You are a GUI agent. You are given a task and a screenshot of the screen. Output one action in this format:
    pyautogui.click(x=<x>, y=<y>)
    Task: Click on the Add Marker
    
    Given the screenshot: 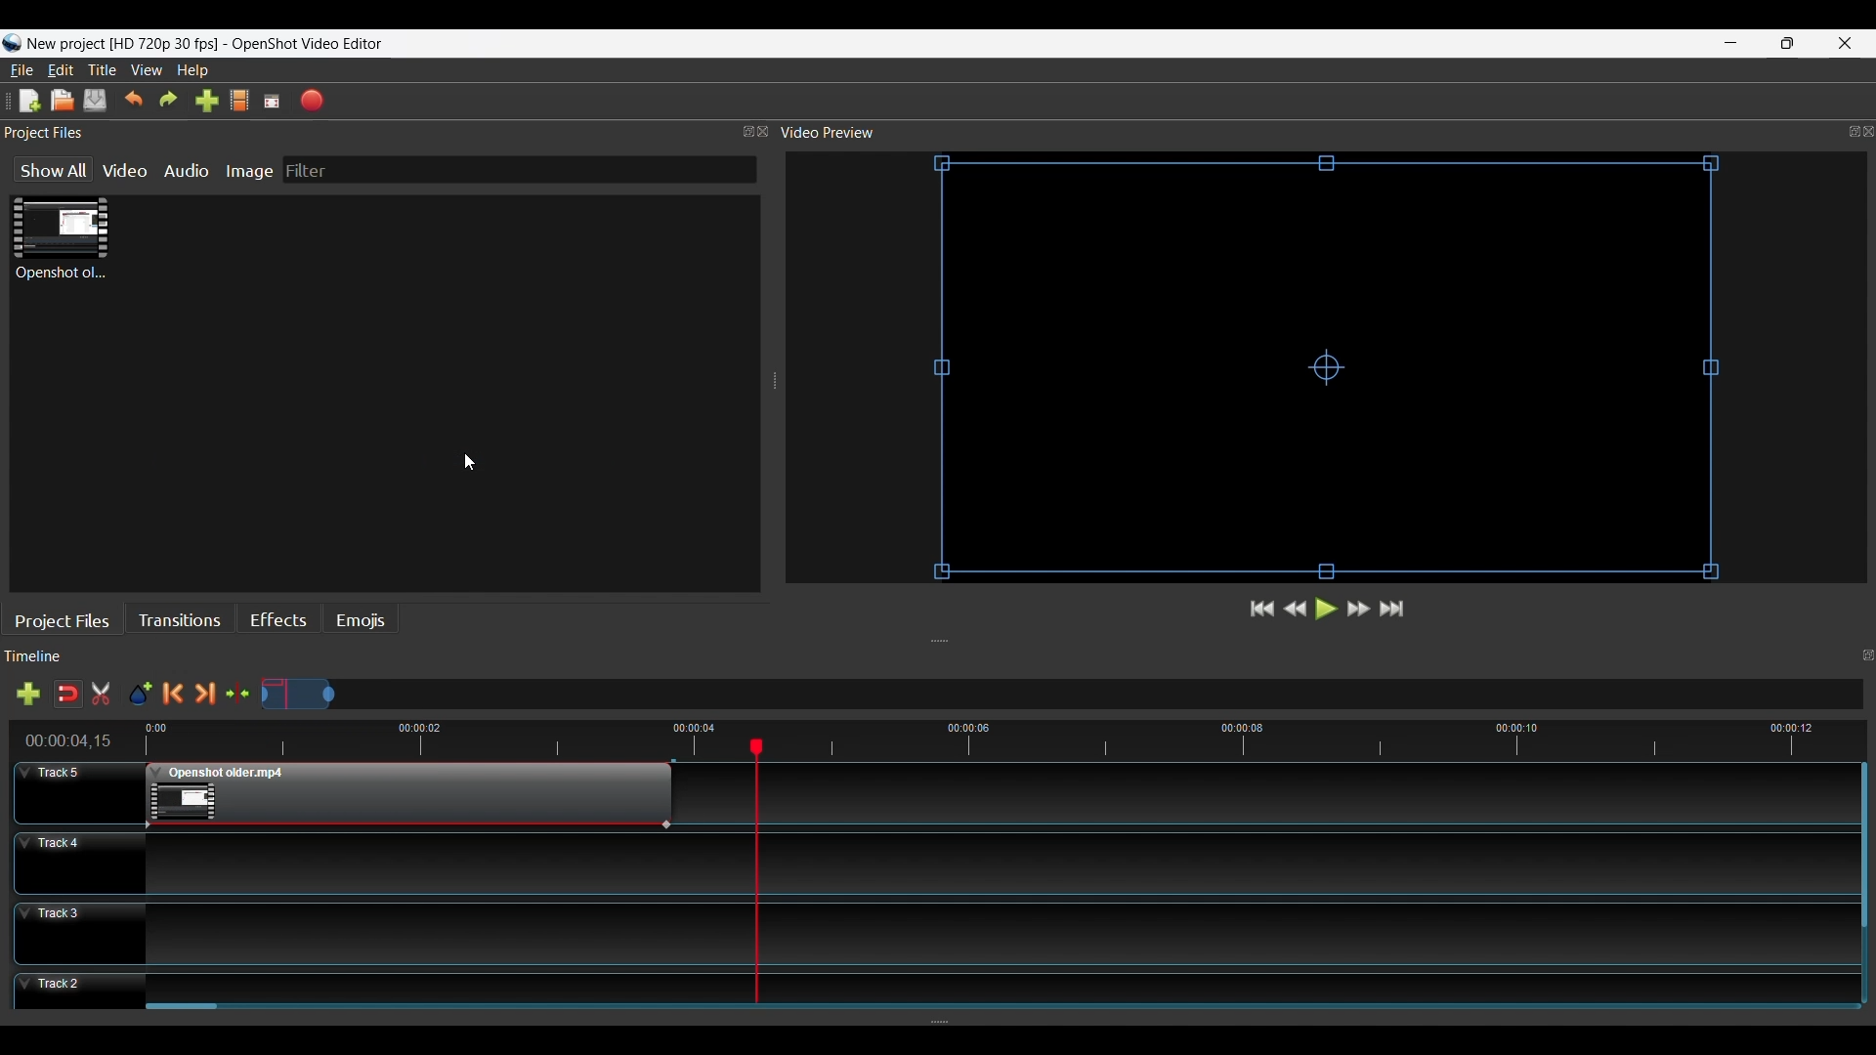 What is the action you would take?
    pyautogui.click(x=140, y=695)
    